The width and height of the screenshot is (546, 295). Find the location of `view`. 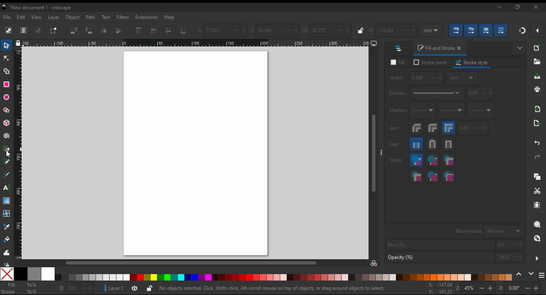

view is located at coordinates (37, 17).